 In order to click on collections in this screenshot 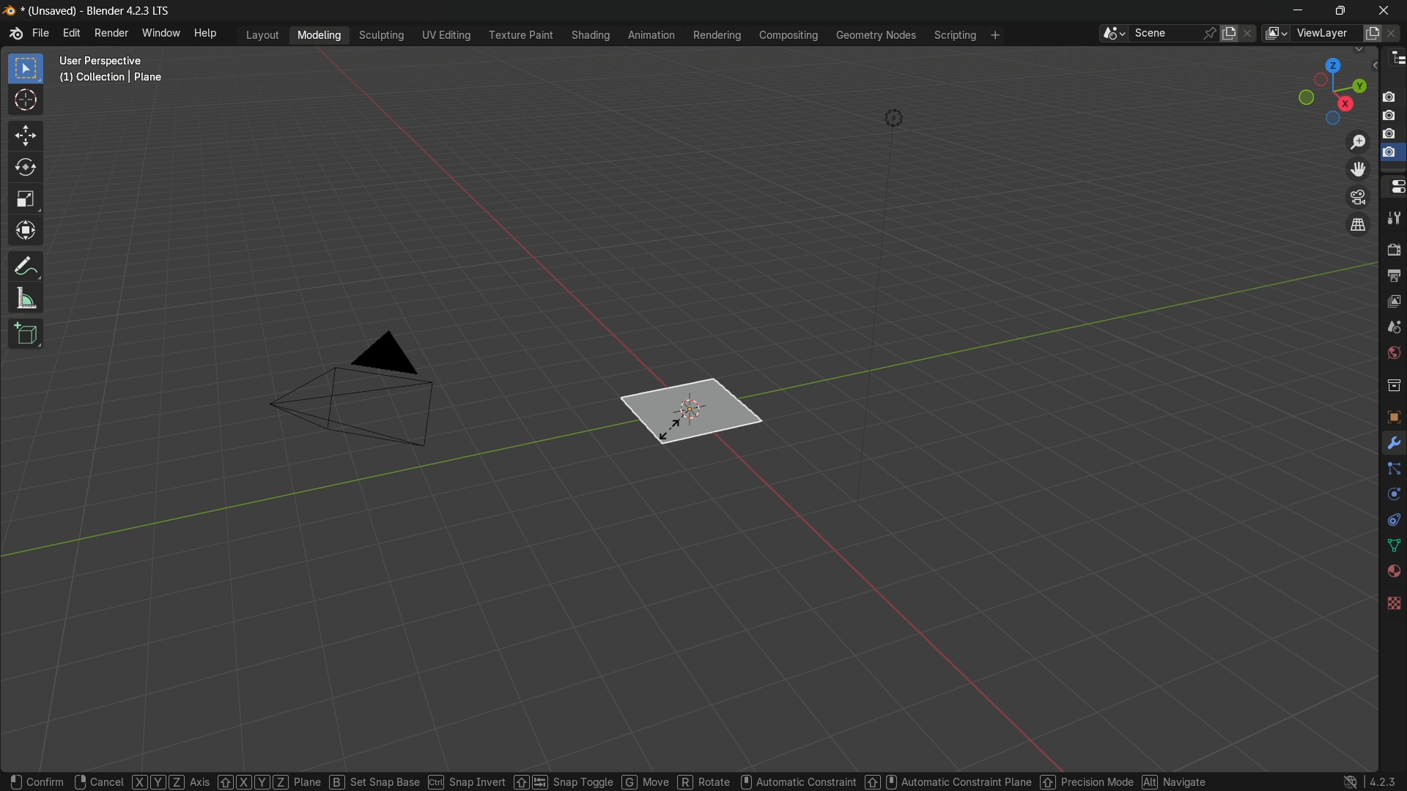, I will do `click(1394, 383)`.